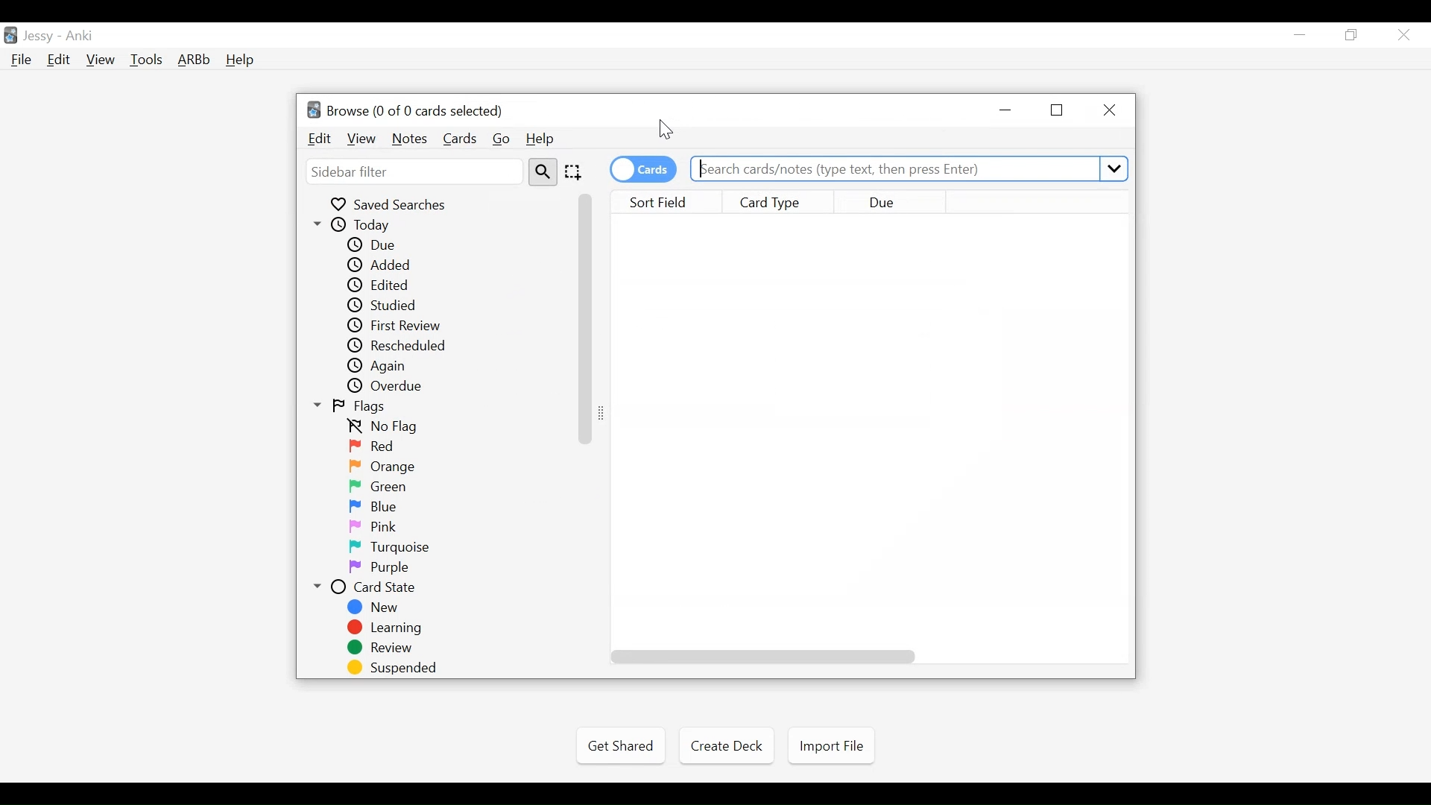  What do you see at coordinates (726, 745) in the screenshot?
I see `Create Deck` at bounding box center [726, 745].